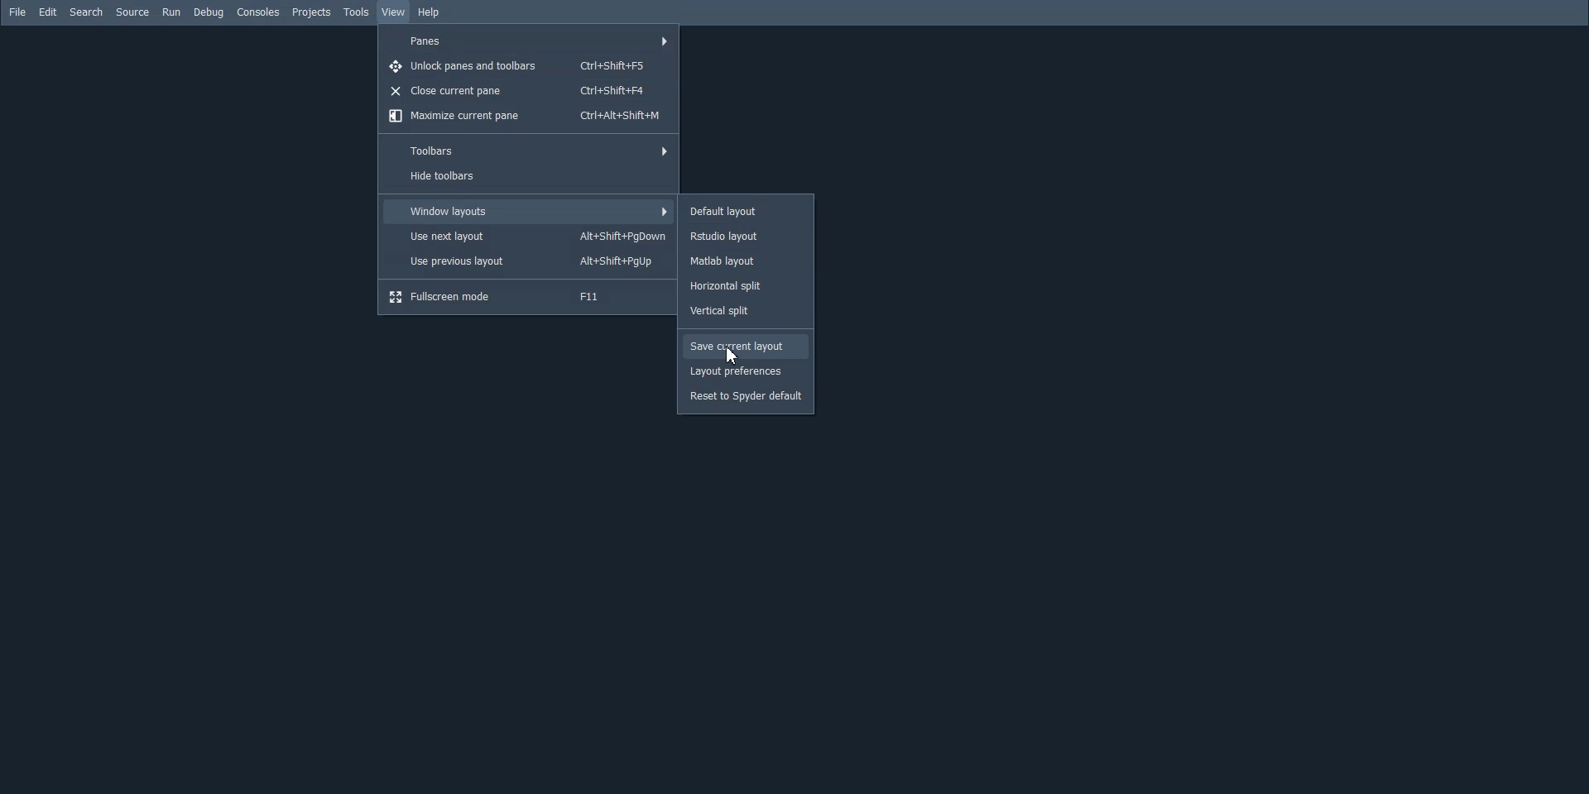 The image size is (1589, 794). What do you see at coordinates (209, 12) in the screenshot?
I see `Debug` at bounding box center [209, 12].